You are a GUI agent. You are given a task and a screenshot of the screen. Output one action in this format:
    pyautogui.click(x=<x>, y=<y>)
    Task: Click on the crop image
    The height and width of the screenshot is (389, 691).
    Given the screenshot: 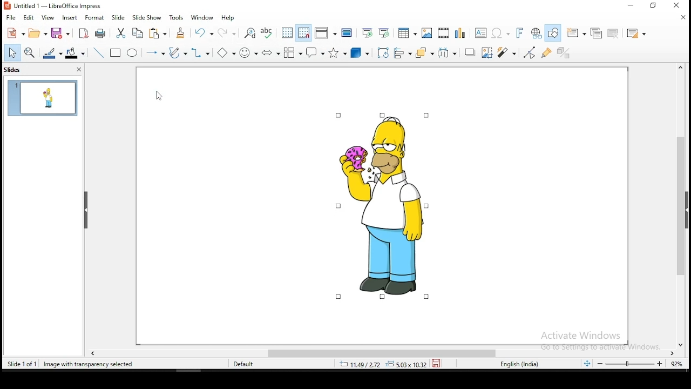 What is the action you would take?
    pyautogui.click(x=509, y=52)
    